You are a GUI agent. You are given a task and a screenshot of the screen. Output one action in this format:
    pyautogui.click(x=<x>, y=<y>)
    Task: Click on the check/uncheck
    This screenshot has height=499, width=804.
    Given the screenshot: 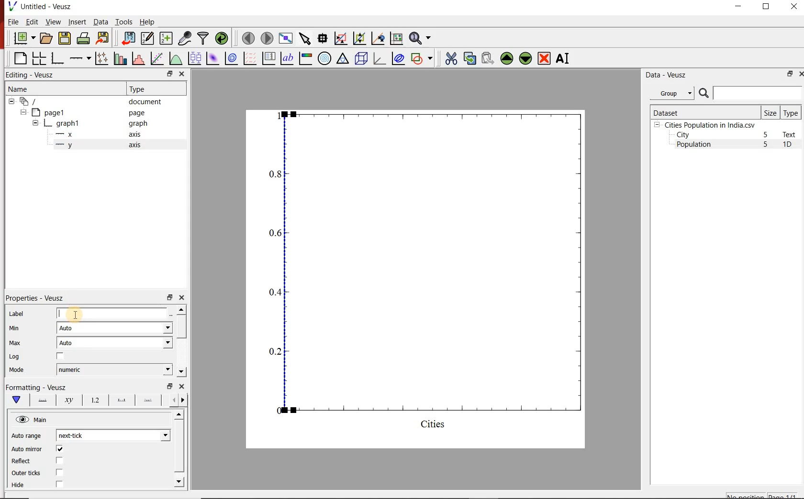 What is the action you would take?
    pyautogui.click(x=59, y=449)
    